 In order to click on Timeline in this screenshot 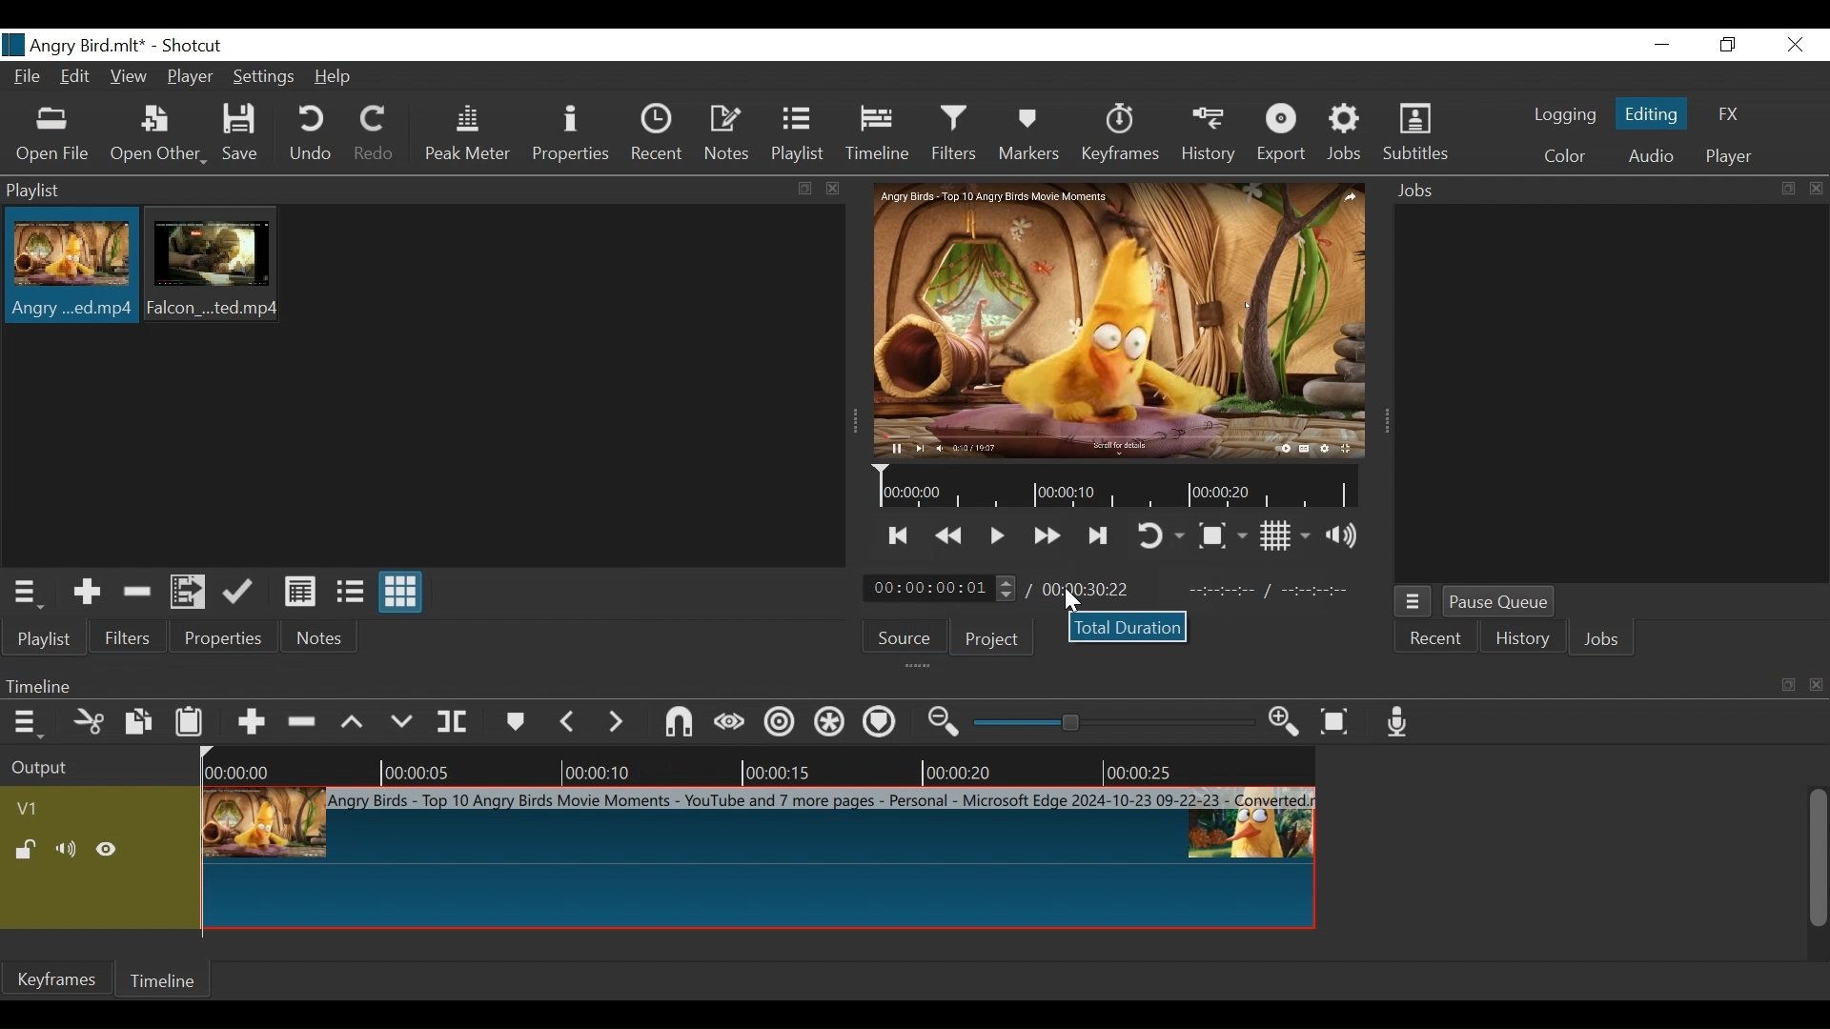, I will do `click(165, 983)`.